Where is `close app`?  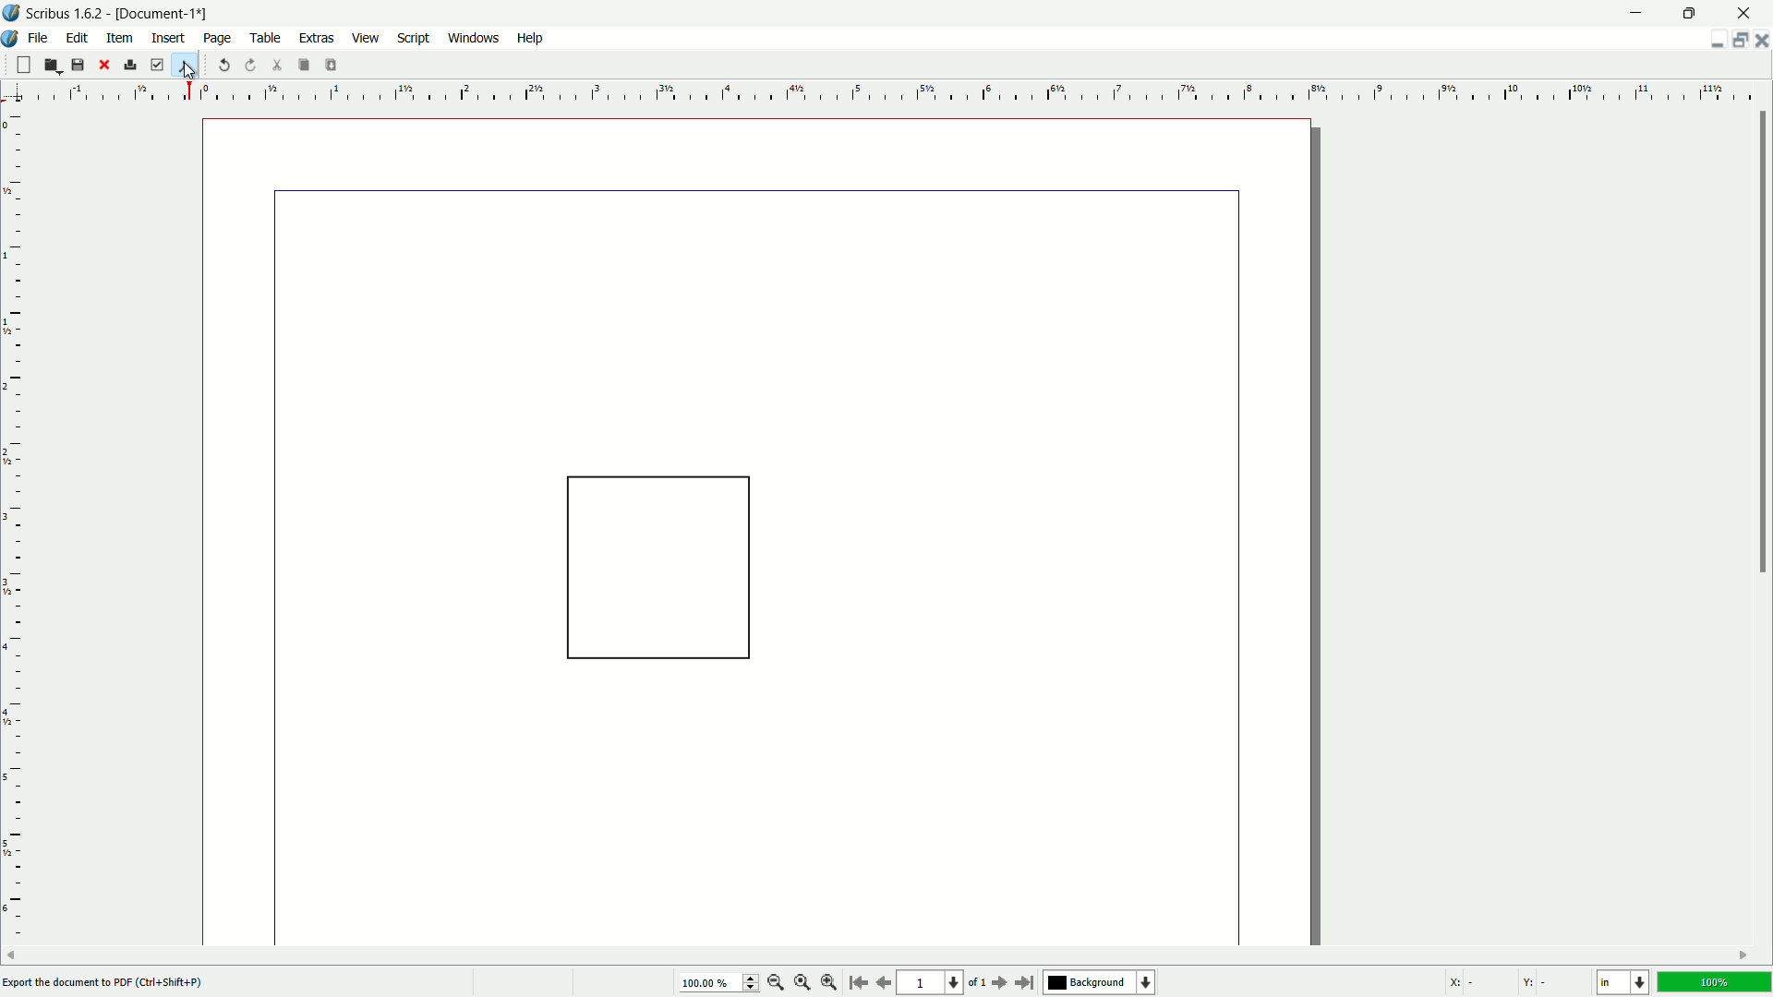
close app is located at coordinates (1744, 13).